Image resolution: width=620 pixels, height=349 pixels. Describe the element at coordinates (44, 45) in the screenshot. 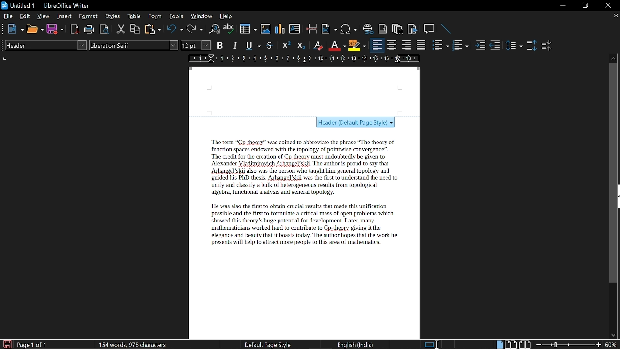

I see `Paragraph style` at that location.